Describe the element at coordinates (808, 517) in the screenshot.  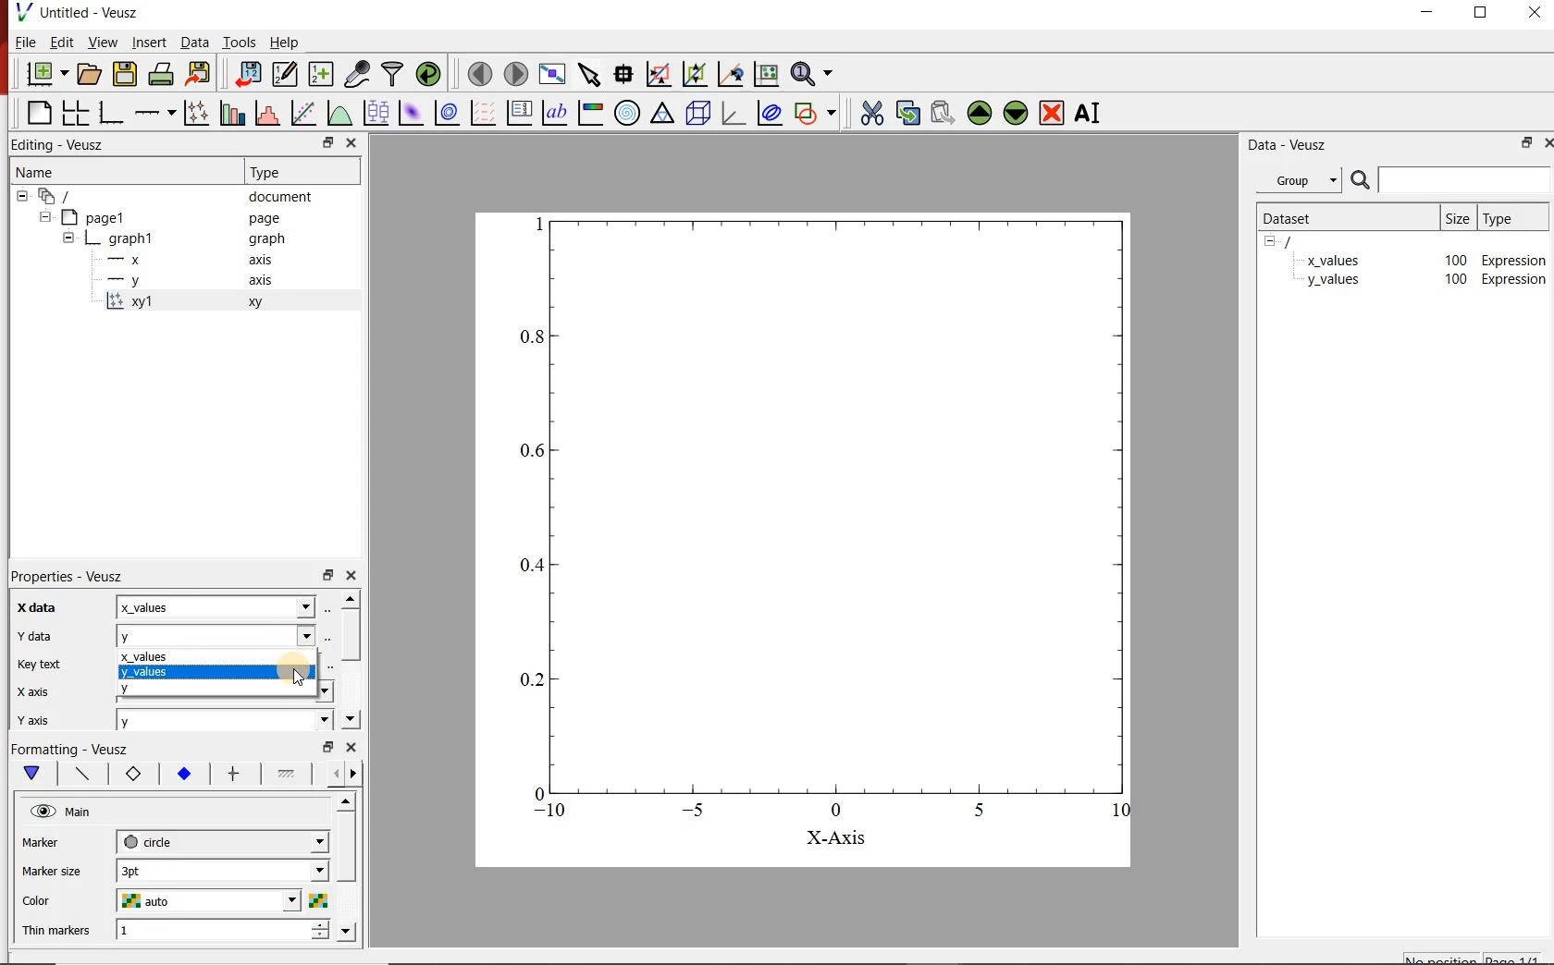
I see `graph` at that location.